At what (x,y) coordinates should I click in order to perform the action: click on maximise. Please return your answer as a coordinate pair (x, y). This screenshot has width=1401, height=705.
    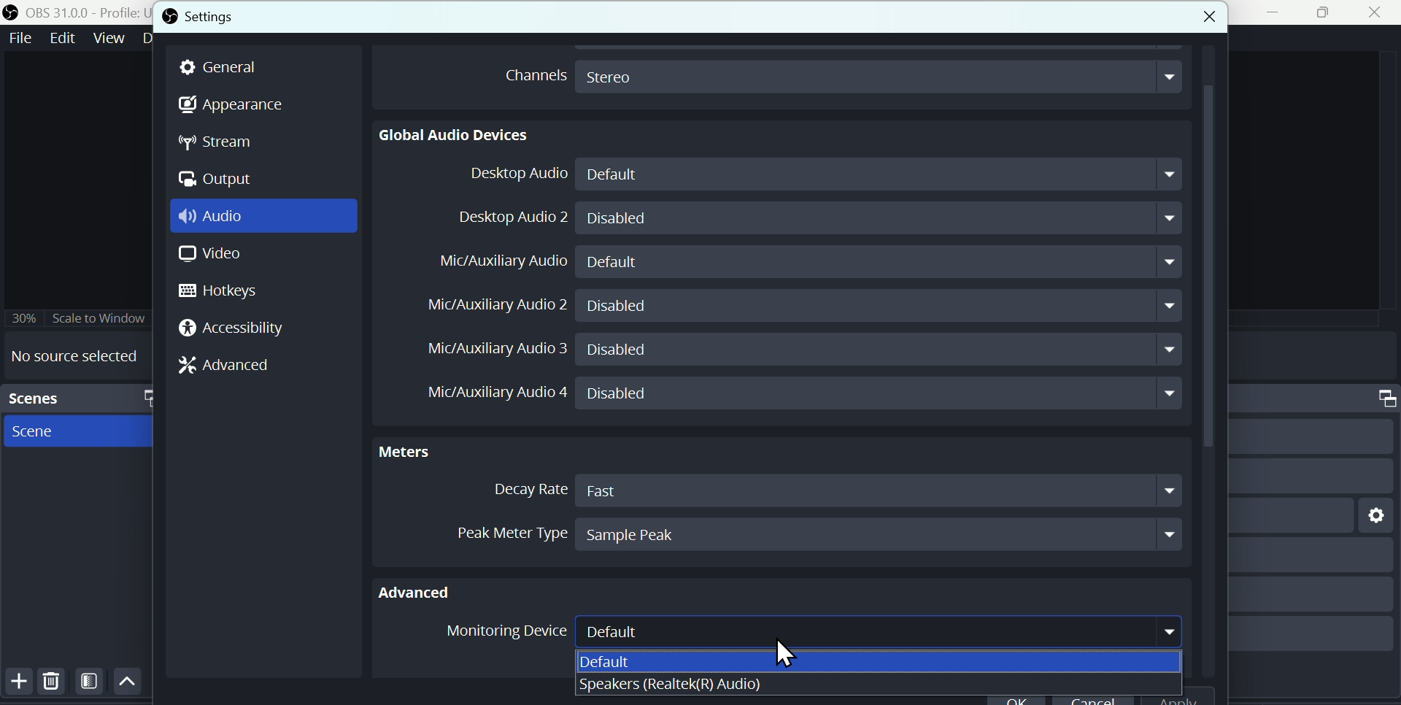
    Looking at the image, I should click on (1327, 13).